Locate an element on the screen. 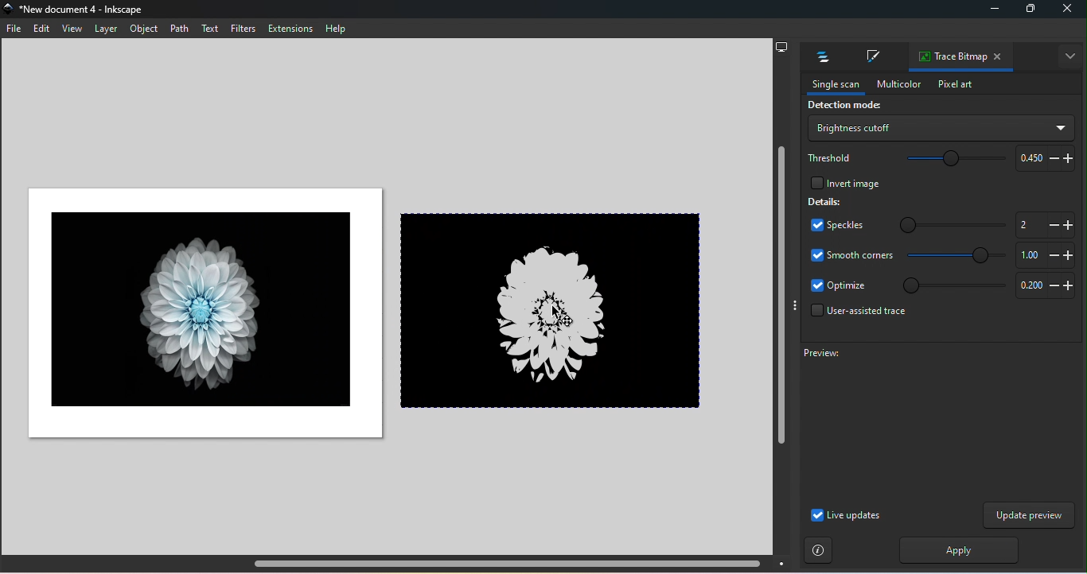 The image size is (1087, 574). Display options is located at coordinates (781, 45).